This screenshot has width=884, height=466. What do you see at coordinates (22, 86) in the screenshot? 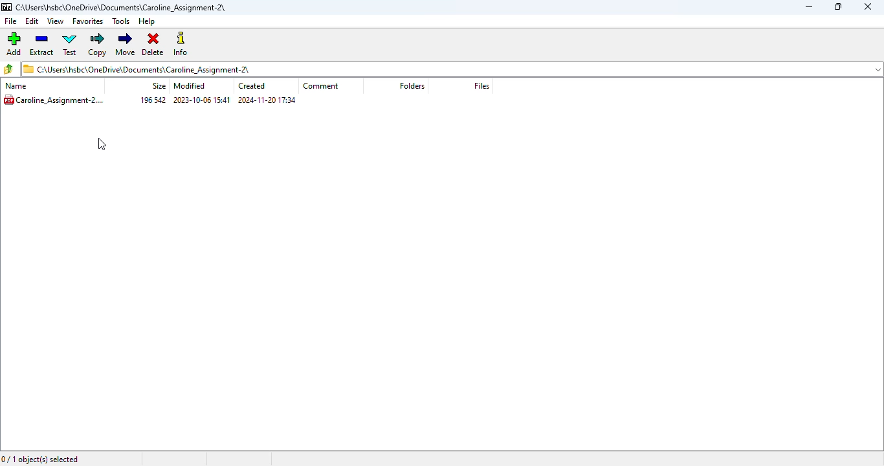
I see `Name` at bounding box center [22, 86].